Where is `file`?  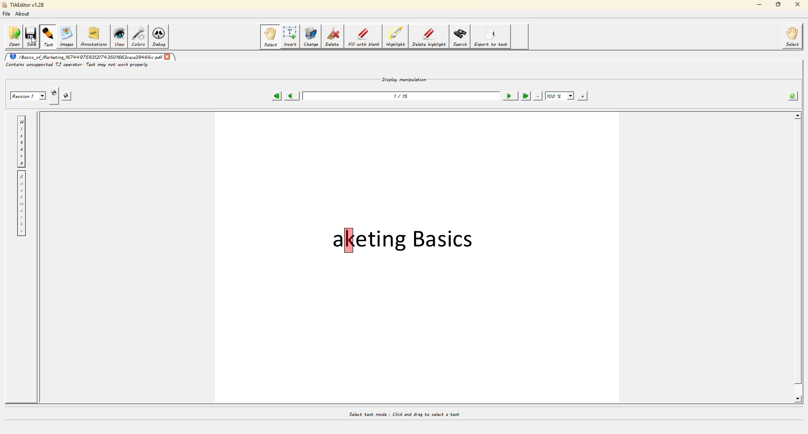
file is located at coordinates (8, 15).